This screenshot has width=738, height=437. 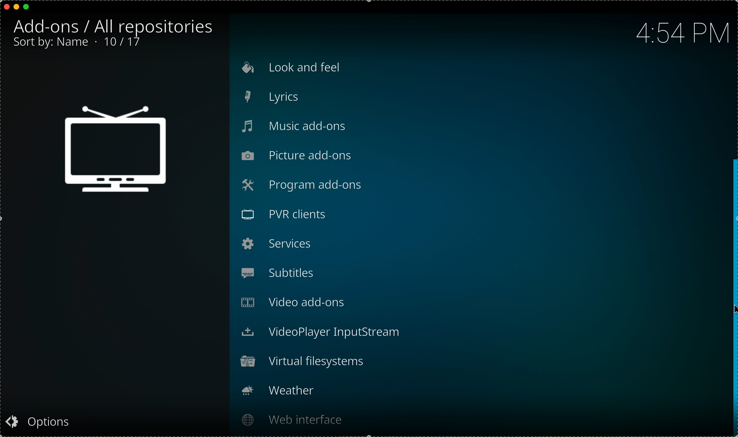 What do you see at coordinates (303, 362) in the screenshot?
I see `virtual filesystems` at bounding box center [303, 362].